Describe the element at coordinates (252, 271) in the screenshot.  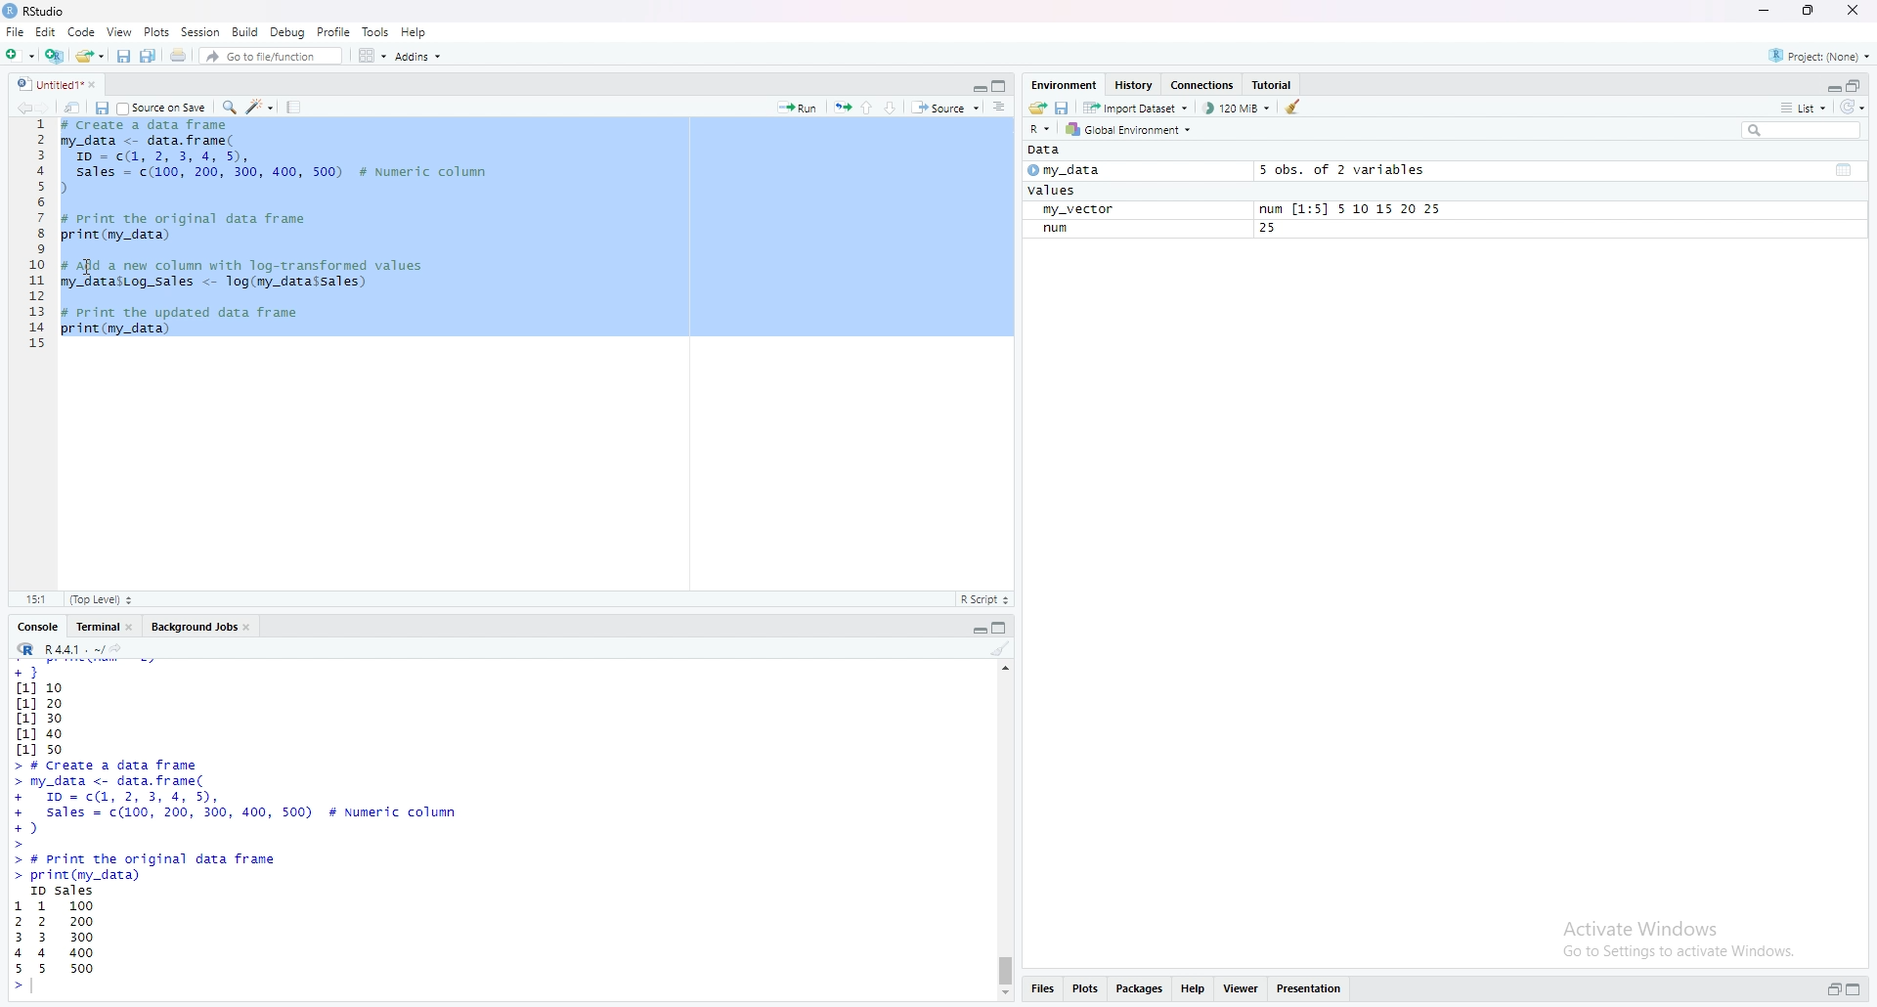
I see `code to add new column` at that location.